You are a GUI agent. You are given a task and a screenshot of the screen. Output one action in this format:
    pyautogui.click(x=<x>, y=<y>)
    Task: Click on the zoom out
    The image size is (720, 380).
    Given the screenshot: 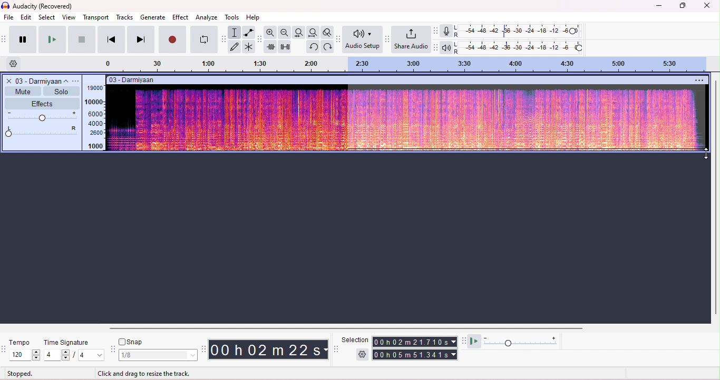 What is the action you would take?
    pyautogui.click(x=285, y=32)
    